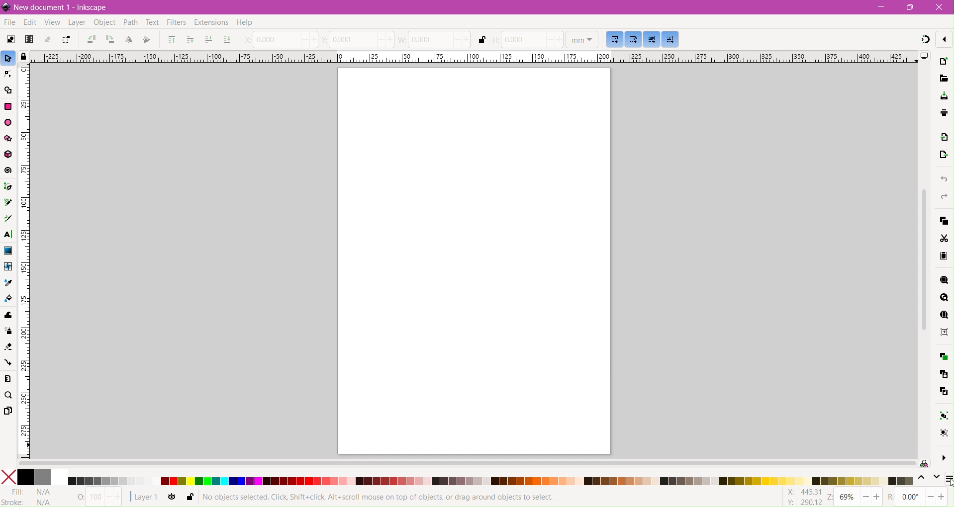  I want to click on Cursor Coordinates, so click(803, 498).